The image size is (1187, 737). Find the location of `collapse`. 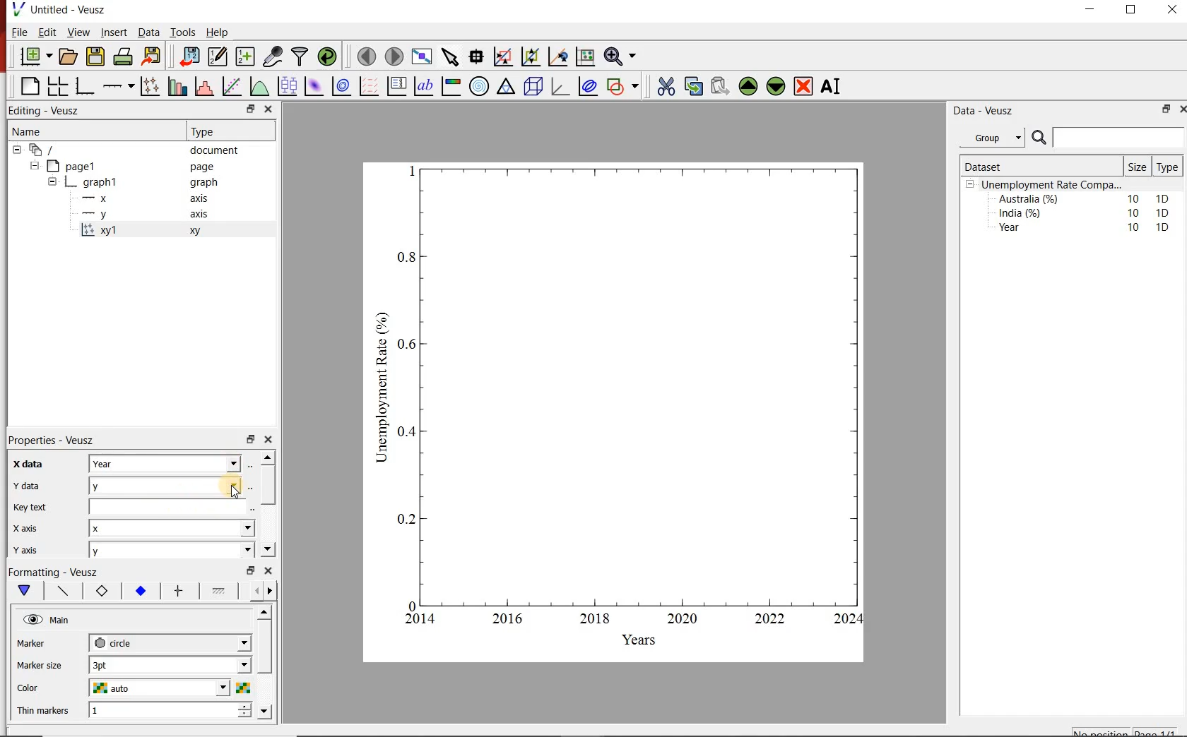

collapse is located at coordinates (34, 166).